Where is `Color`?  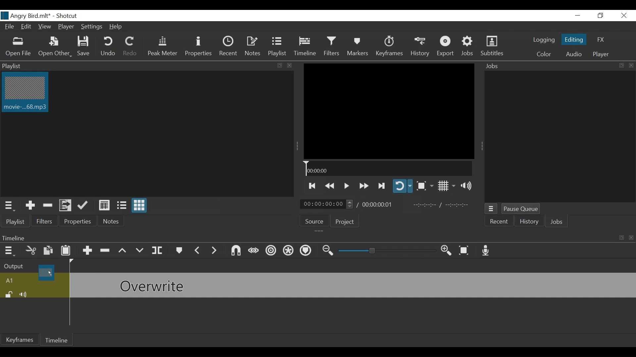 Color is located at coordinates (544, 55).